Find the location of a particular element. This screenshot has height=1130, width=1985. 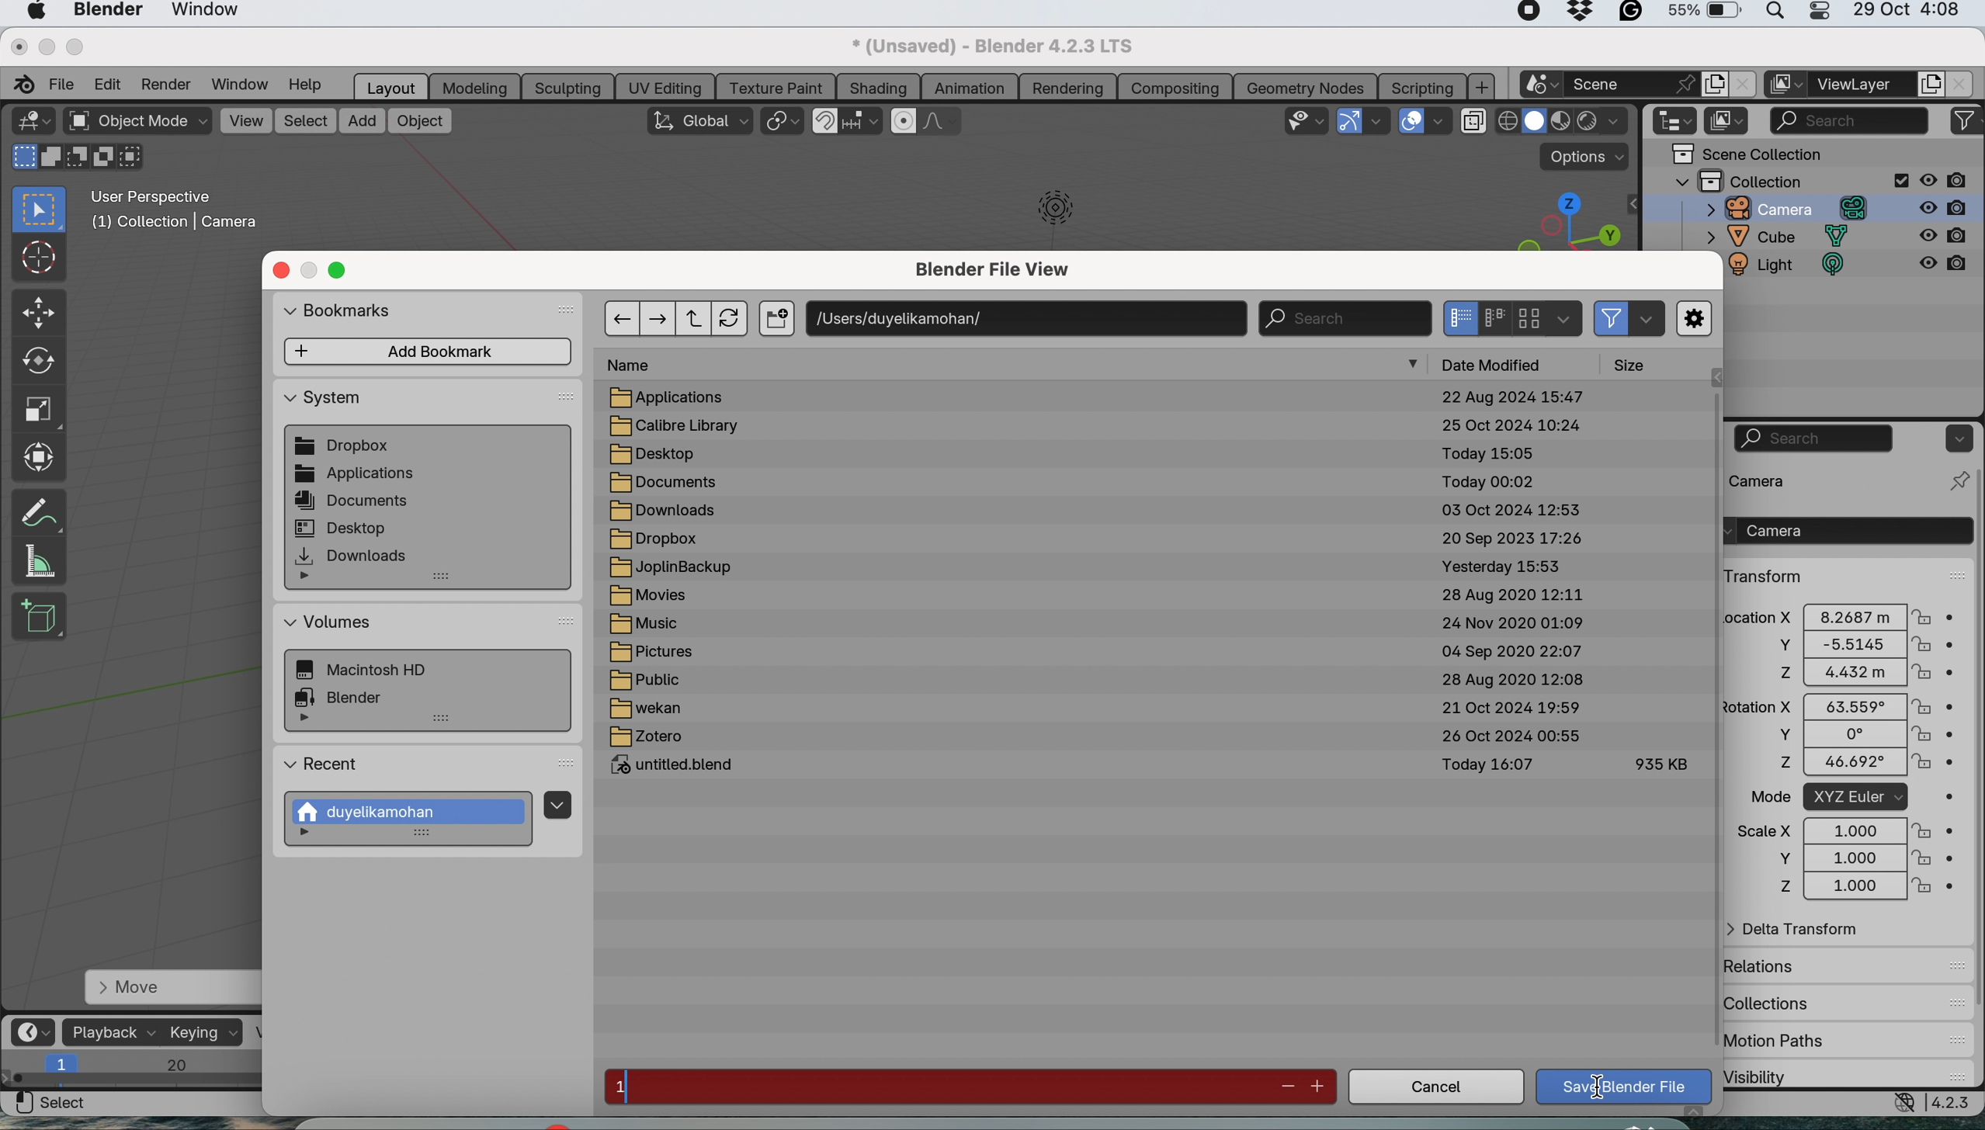

935 KB is located at coordinates (1661, 764).